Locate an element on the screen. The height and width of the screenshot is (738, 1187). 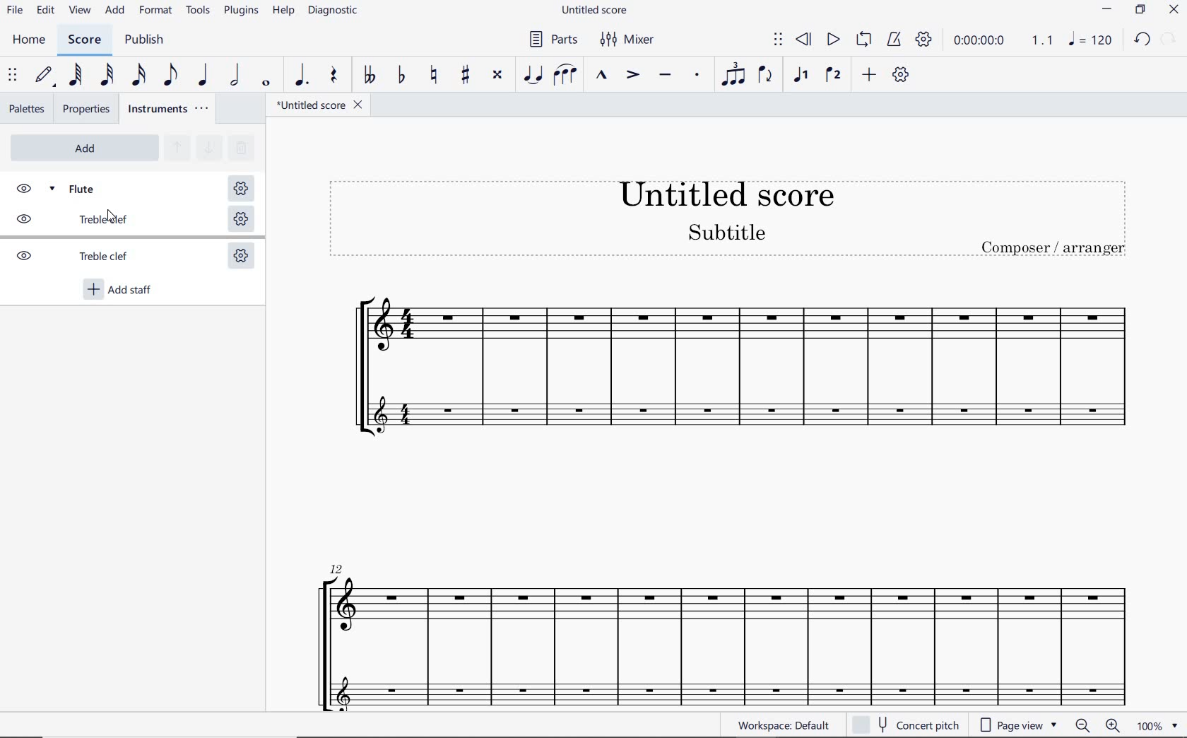
16TH NOTE is located at coordinates (139, 76).